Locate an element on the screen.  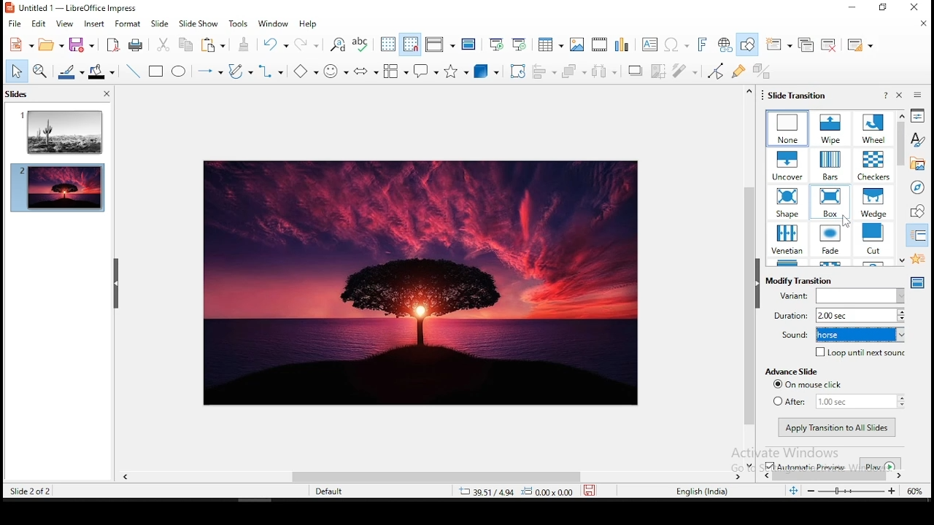
insert is located at coordinates (93, 23).